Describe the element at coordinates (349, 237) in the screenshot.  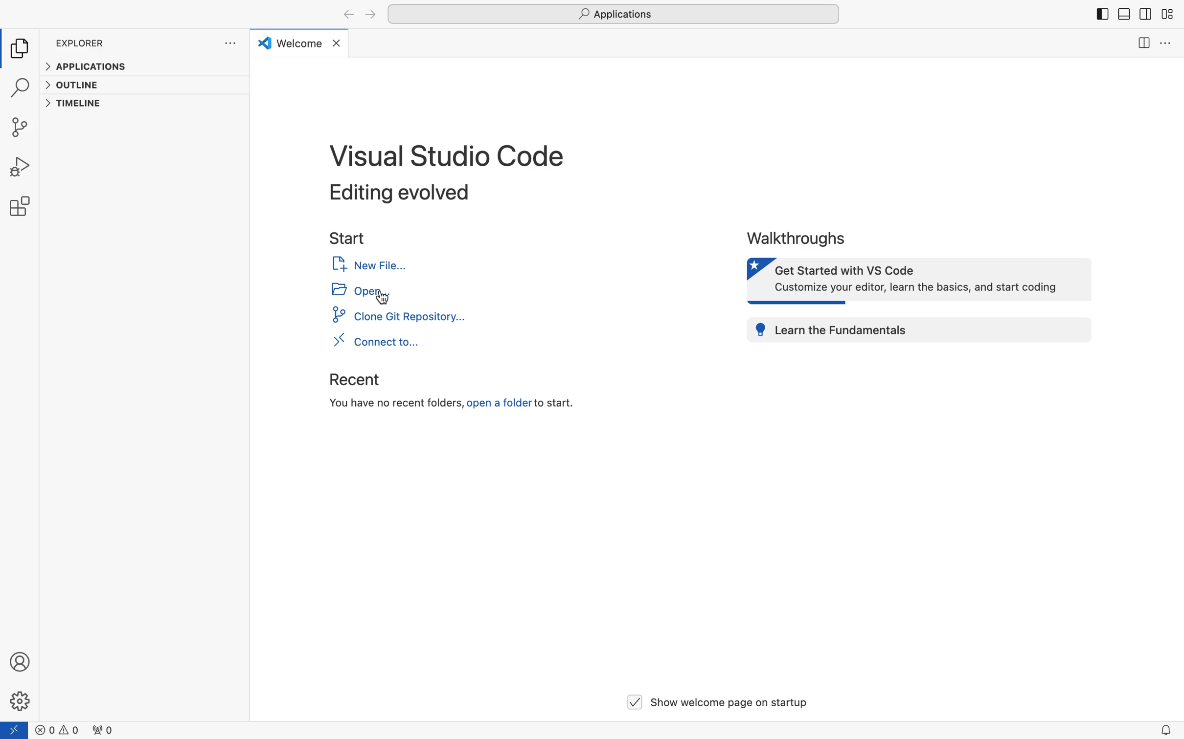
I see `start` at that location.